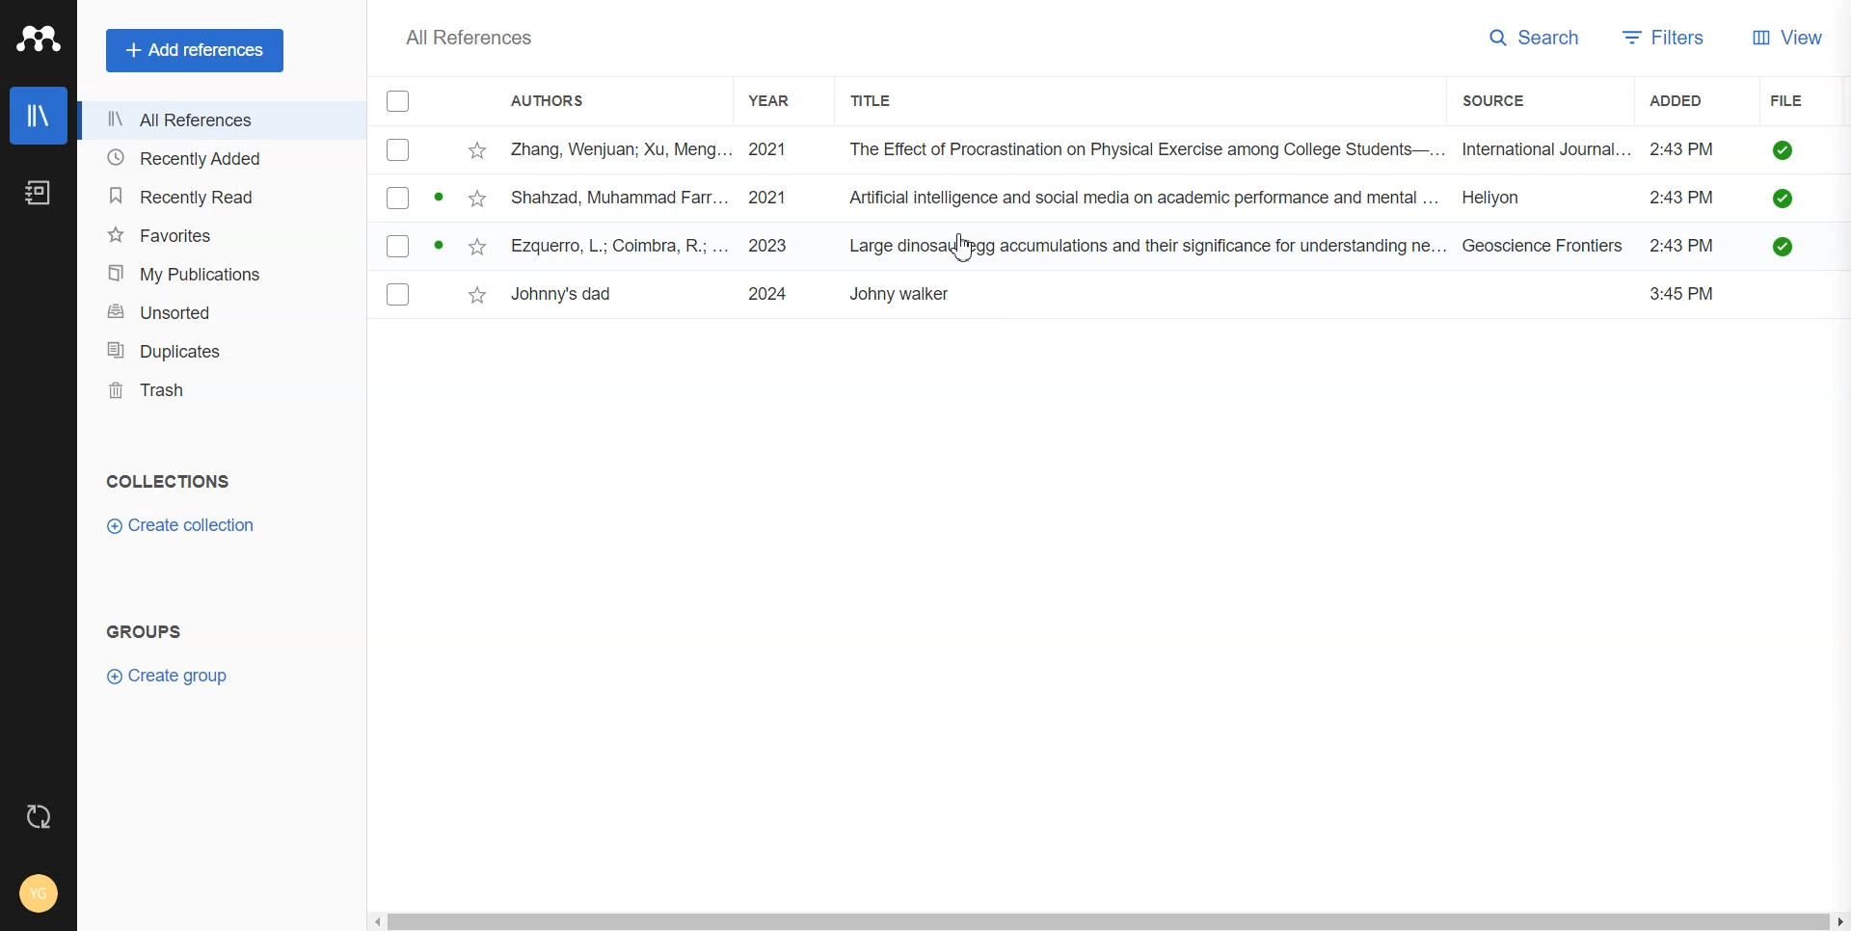  I want to click on File, so click(1804, 101).